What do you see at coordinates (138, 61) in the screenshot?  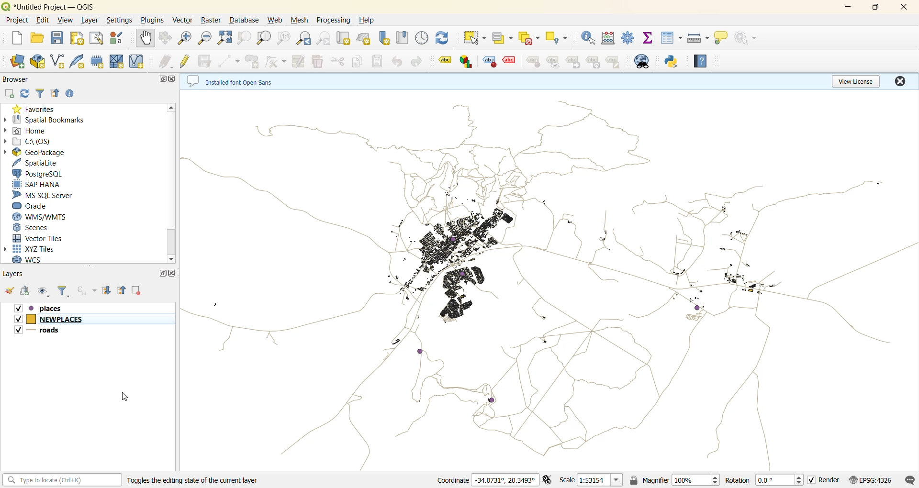 I see `new virtual layer` at bounding box center [138, 61].